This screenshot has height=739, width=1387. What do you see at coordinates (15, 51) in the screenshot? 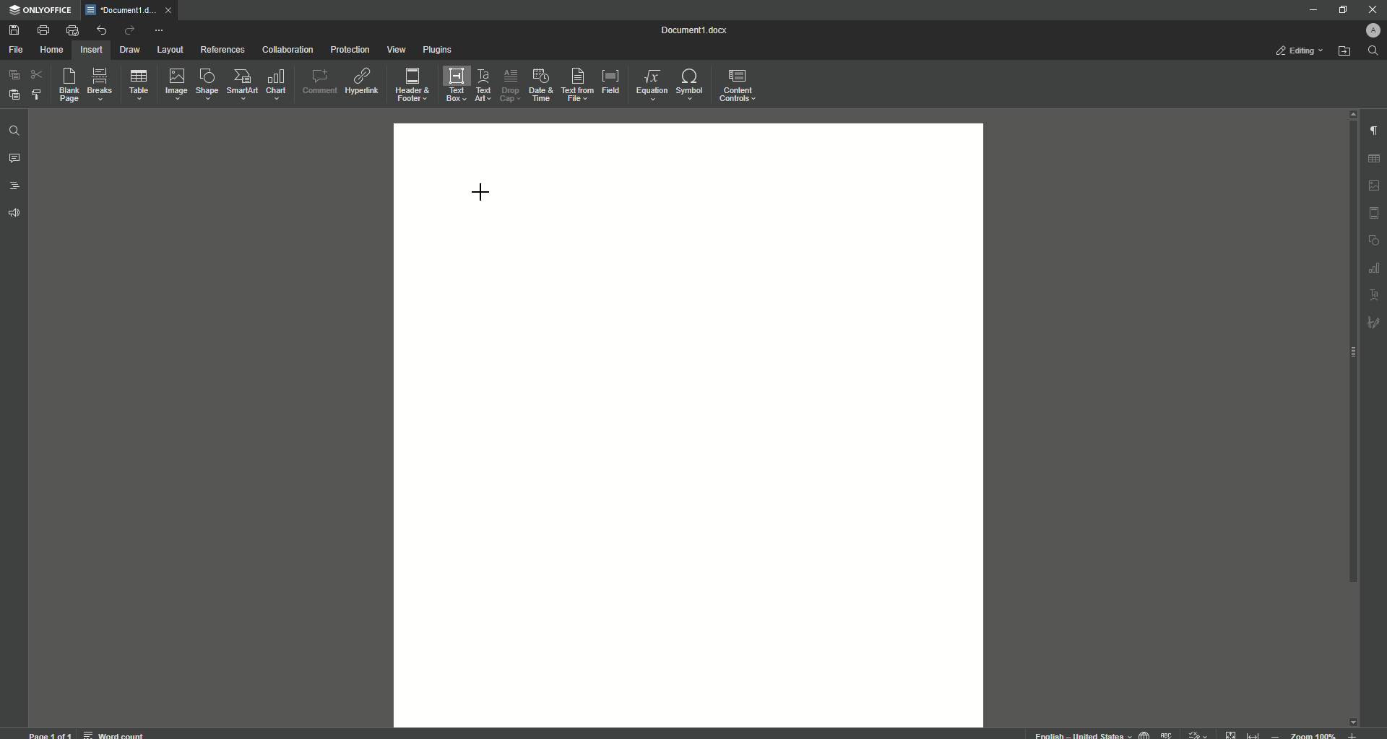
I see `File` at bounding box center [15, 51].